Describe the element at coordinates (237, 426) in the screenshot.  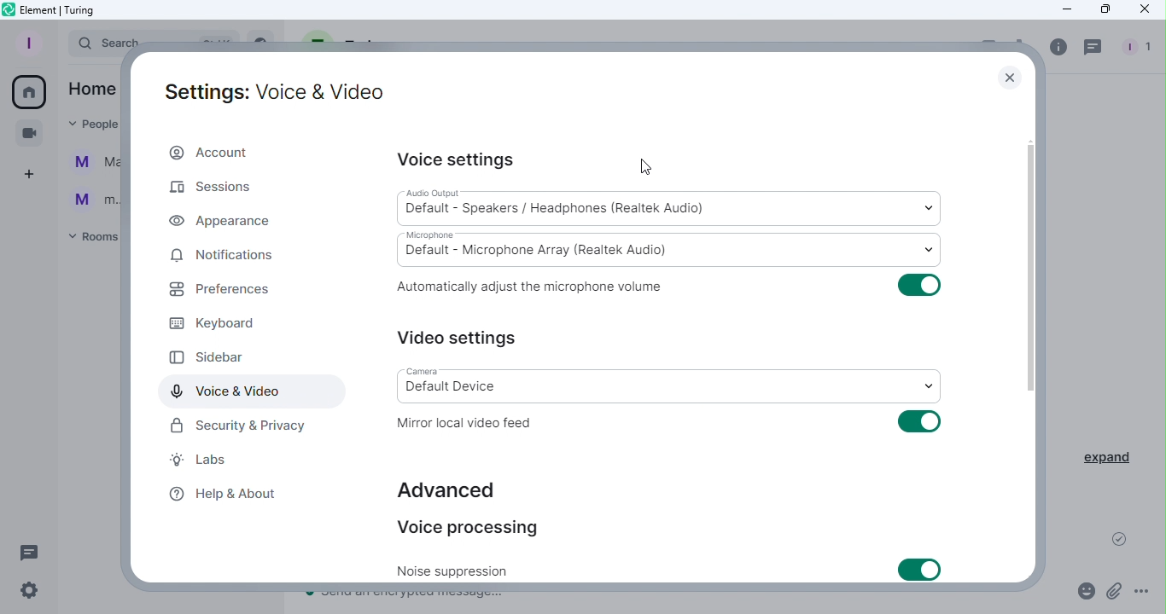
I see `Security and Privacy` at that location.